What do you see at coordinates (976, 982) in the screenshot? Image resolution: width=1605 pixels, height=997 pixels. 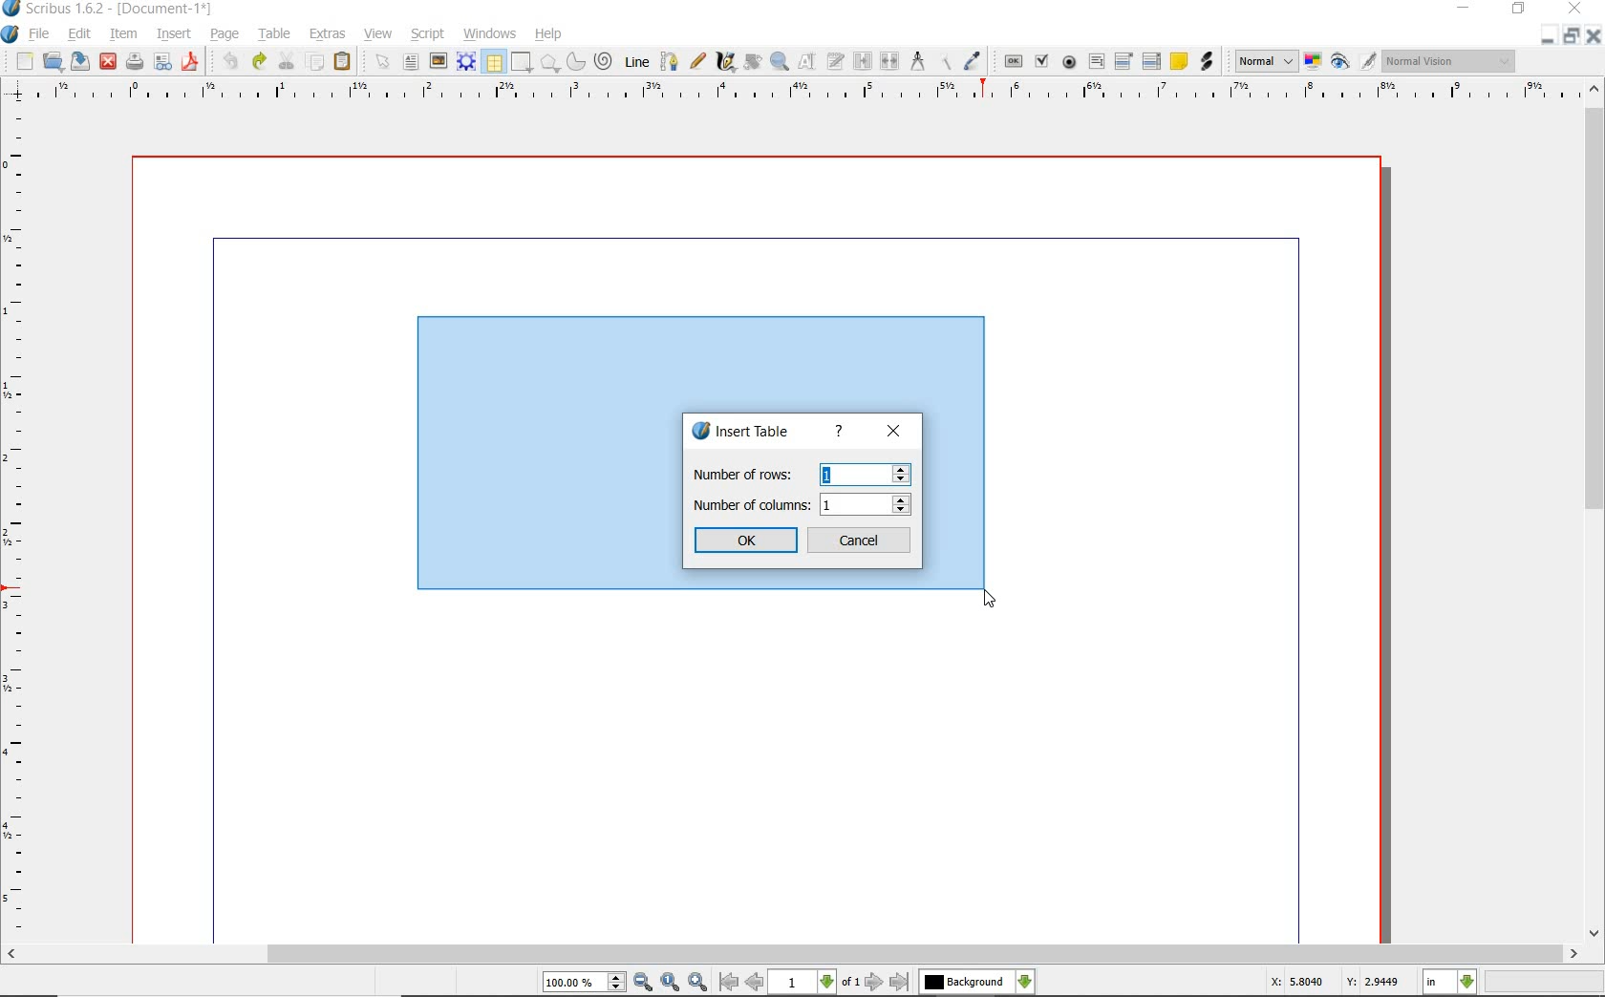 I see `select the current layer` at bounding box center [976, 982].